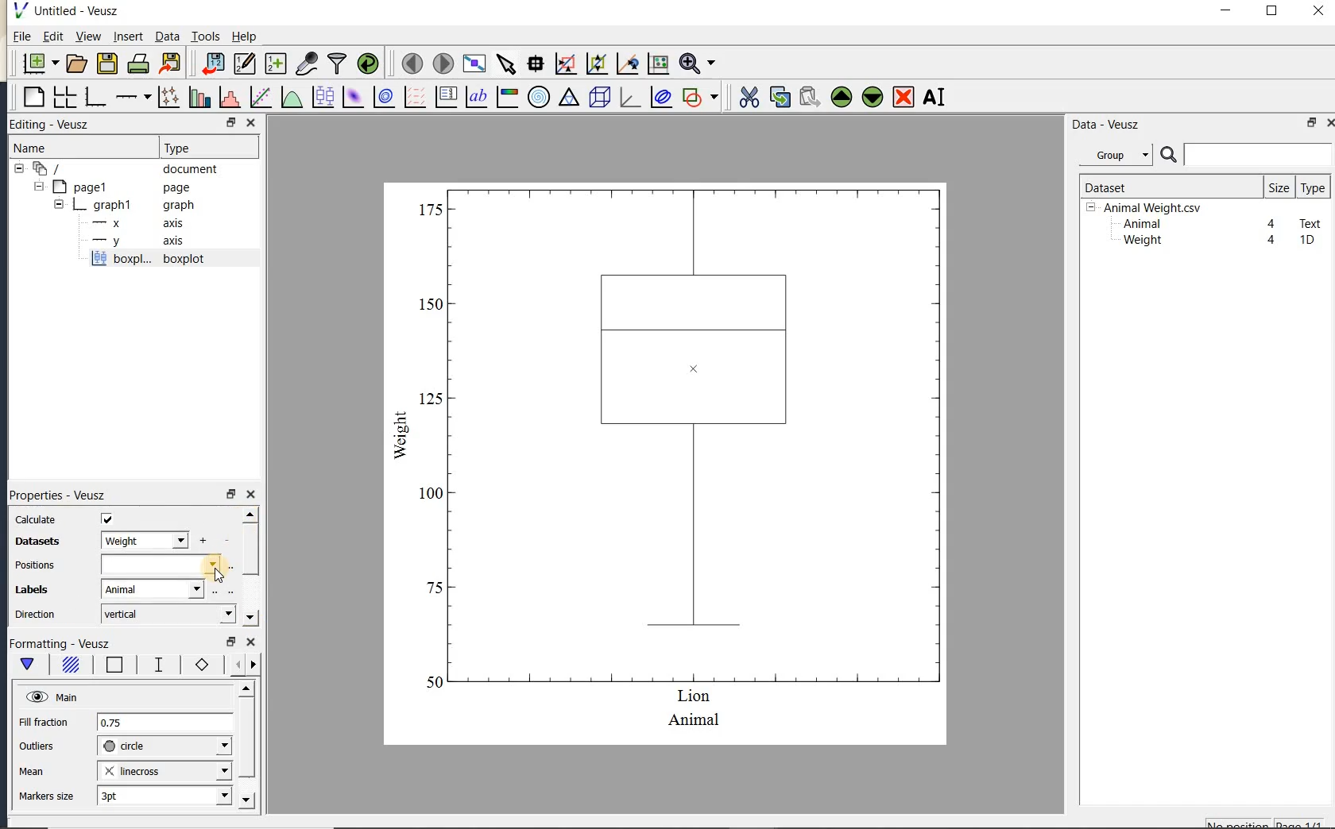 This screenshot has width=1335, height=829. Describe the element at coordinates (27, 667) in the screenshot. I see `main formatting` at that location.